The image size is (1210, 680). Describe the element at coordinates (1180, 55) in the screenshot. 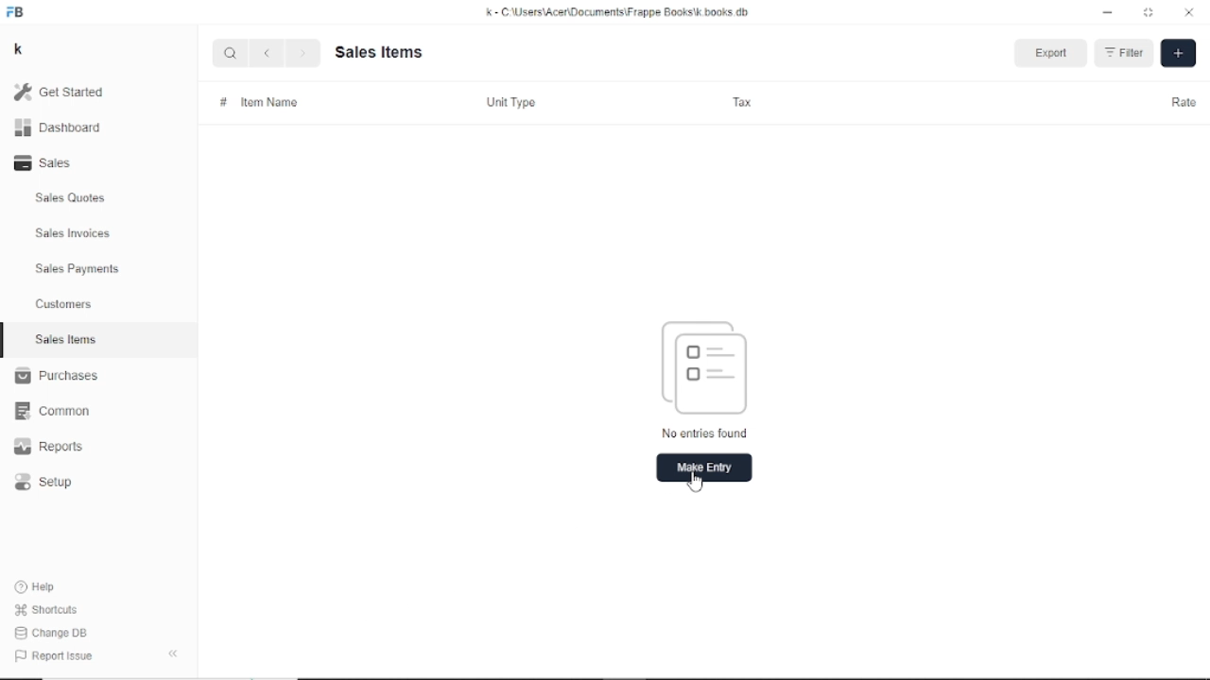

I see `Add item` at that location.